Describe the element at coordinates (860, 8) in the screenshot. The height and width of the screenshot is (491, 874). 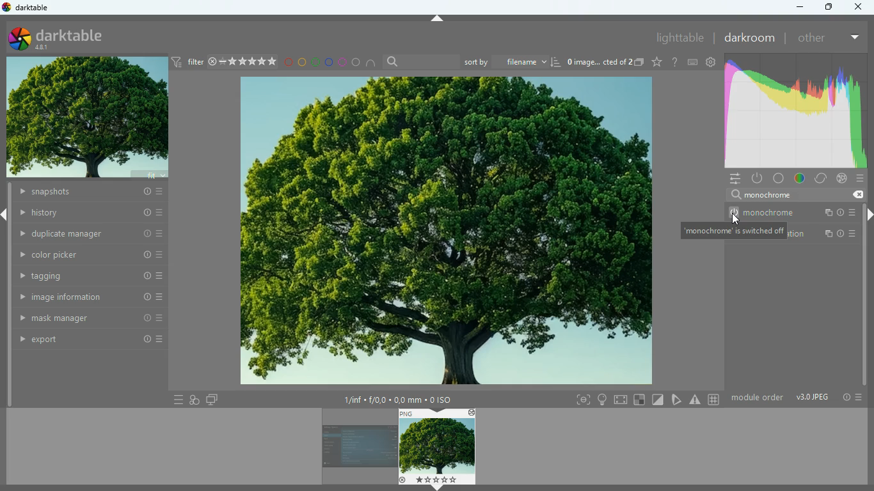
I see `` at that location.